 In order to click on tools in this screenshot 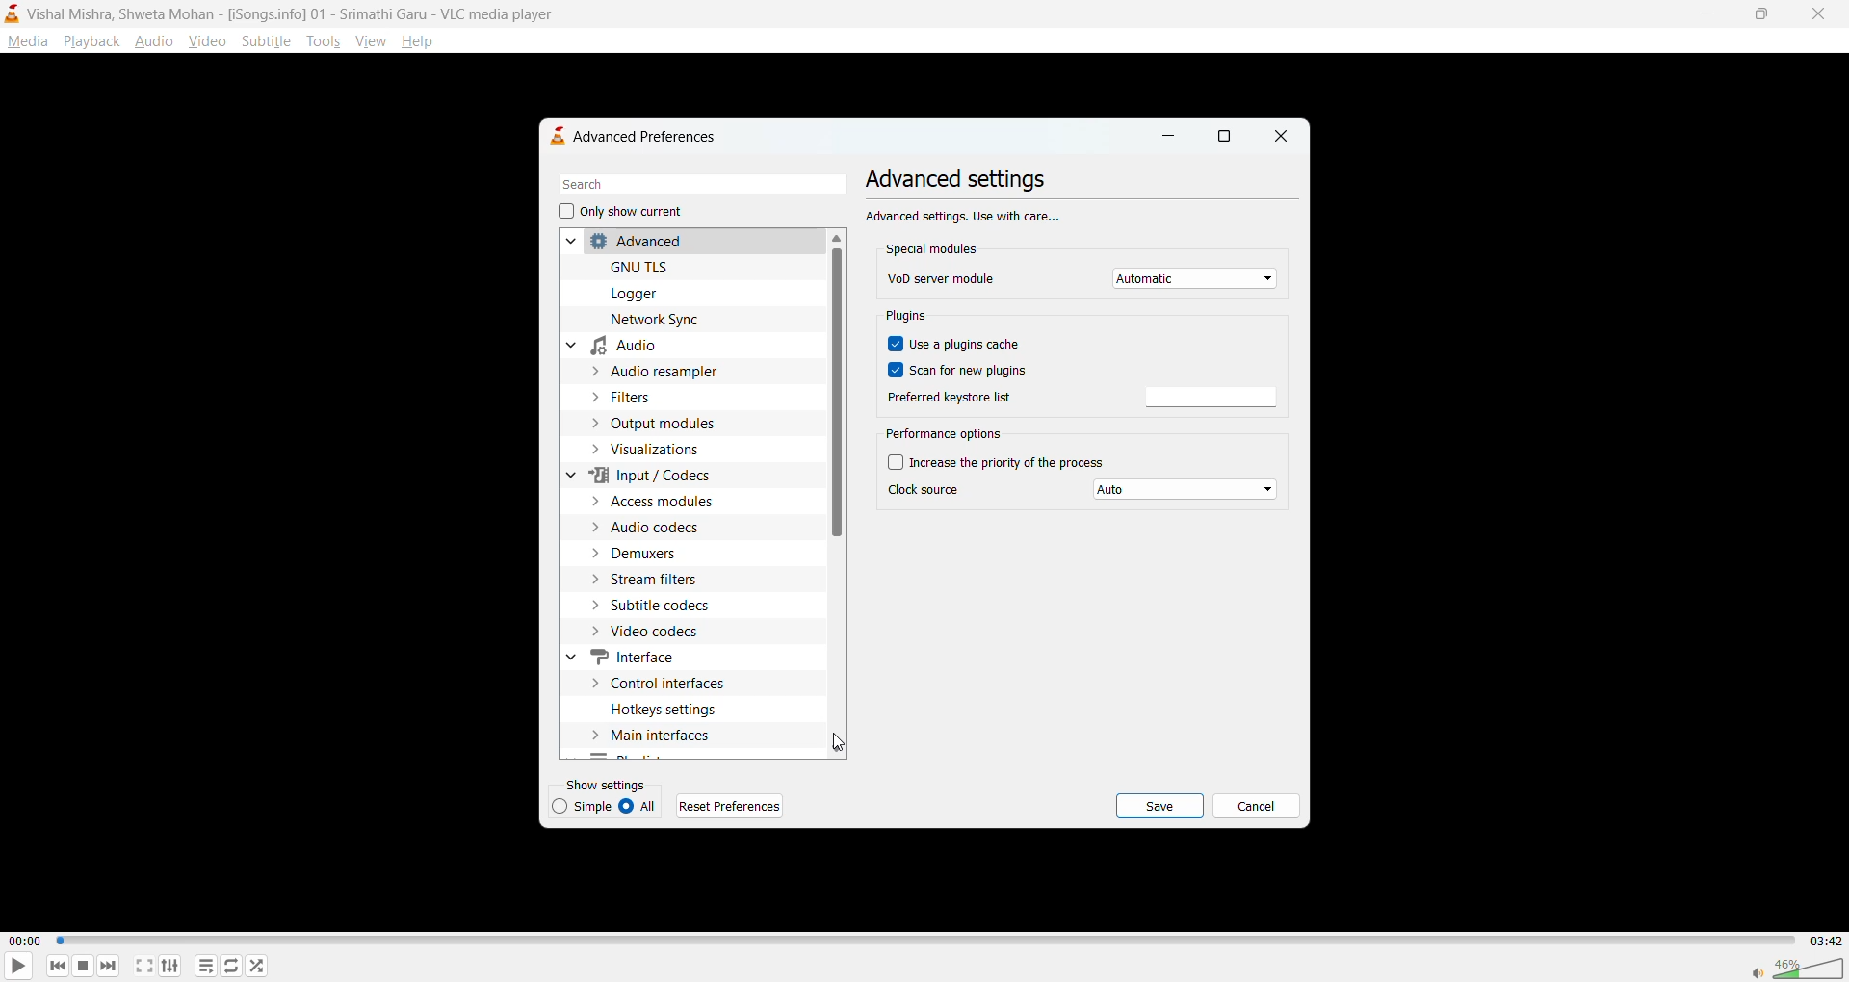, I will do `click(322, 41)`.